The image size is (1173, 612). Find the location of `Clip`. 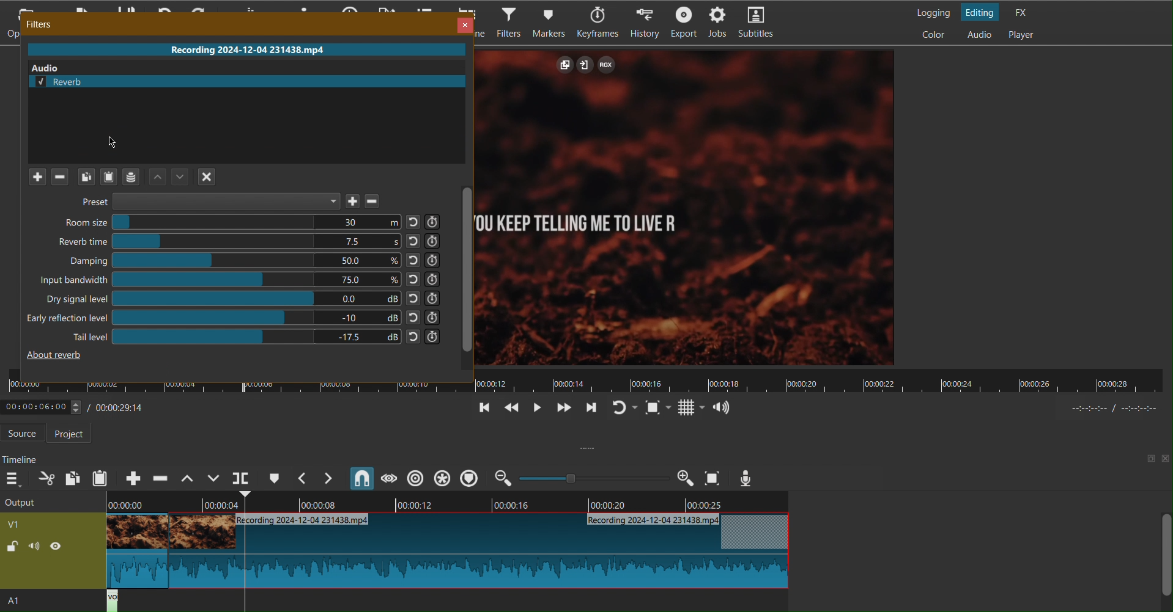

Clip is located at coordinates (443, 553).